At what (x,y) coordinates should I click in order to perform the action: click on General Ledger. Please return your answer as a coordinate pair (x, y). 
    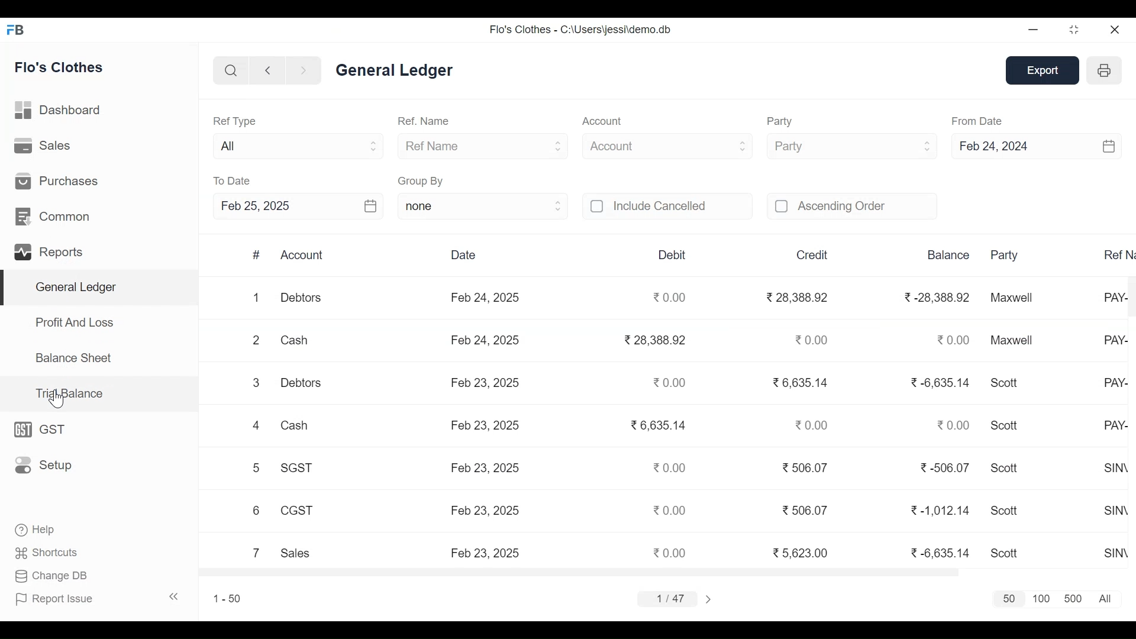
    Looking at the image, I should click on (396, 72).